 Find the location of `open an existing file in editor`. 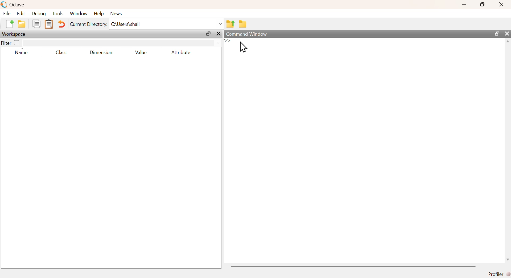

open an existing file in editor is located at coordinates (22, 24).